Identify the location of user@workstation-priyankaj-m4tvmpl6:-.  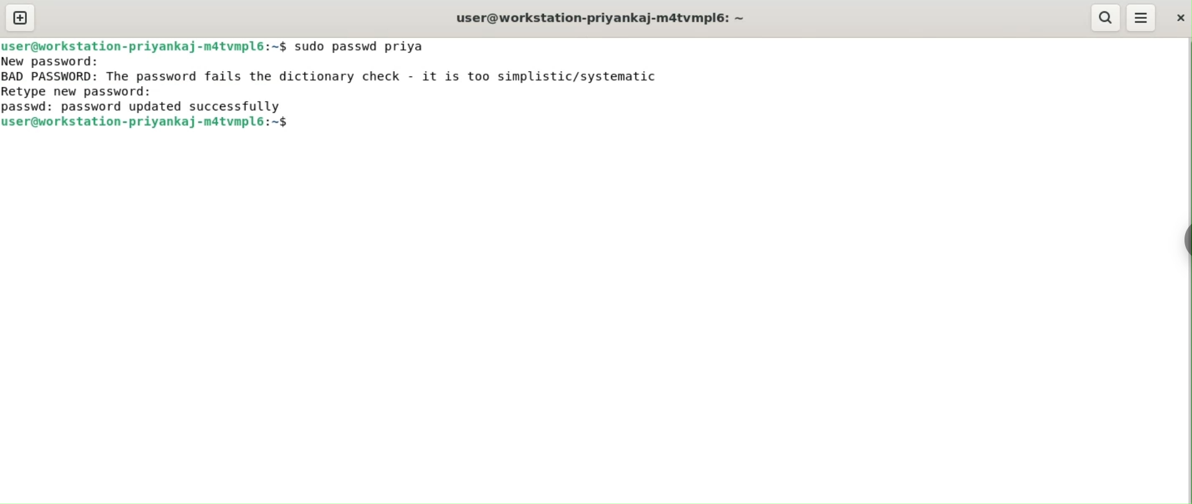
(609, 17).